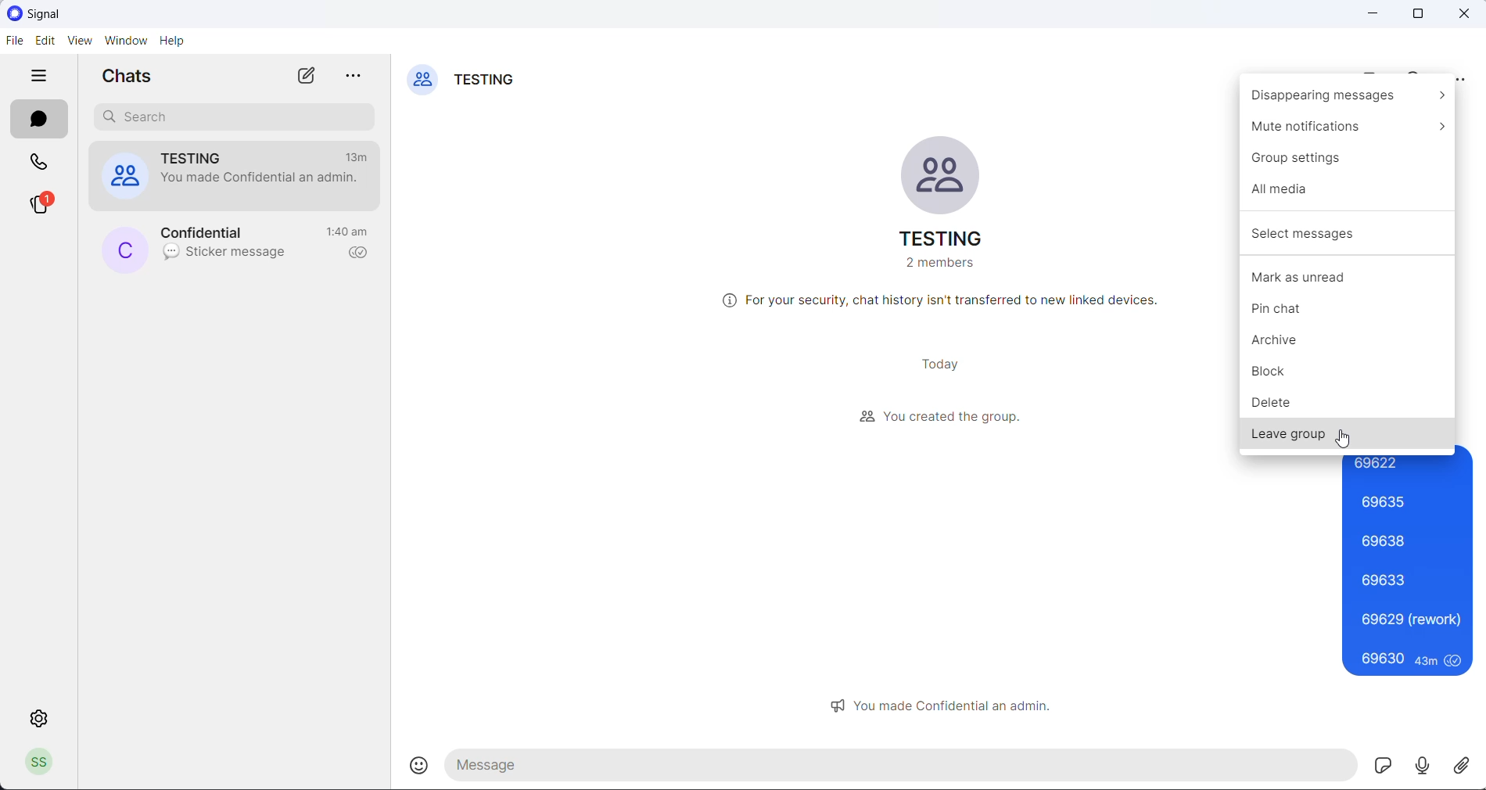  I want to click on group name, so click(489, 82).